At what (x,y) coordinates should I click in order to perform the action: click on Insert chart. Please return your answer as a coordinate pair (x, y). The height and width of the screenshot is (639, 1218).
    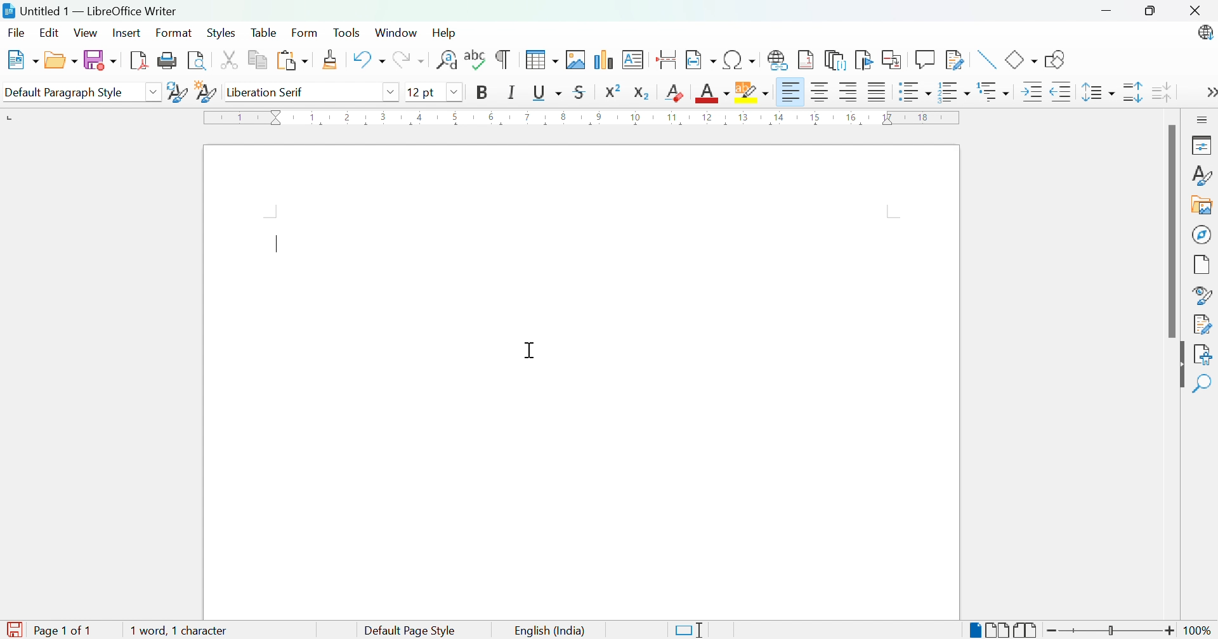
    Looking at the image, I should click on (601, 60).